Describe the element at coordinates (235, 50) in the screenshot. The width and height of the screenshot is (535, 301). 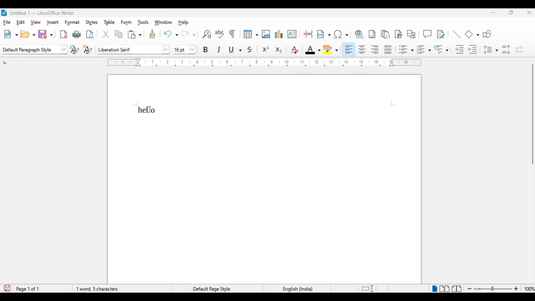
I see `underline` at that location.